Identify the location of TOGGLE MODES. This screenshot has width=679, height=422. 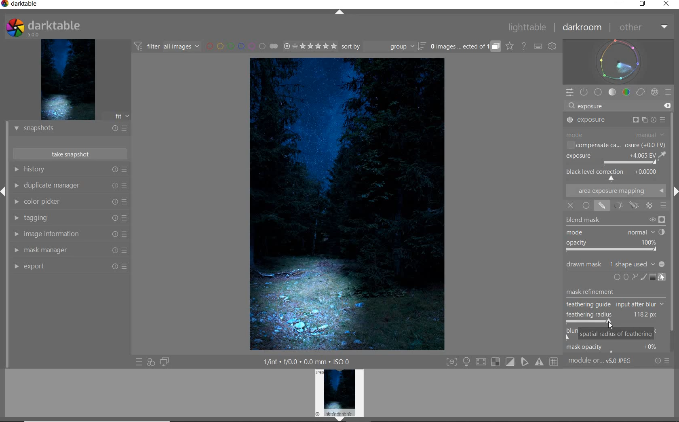
(502, 362).